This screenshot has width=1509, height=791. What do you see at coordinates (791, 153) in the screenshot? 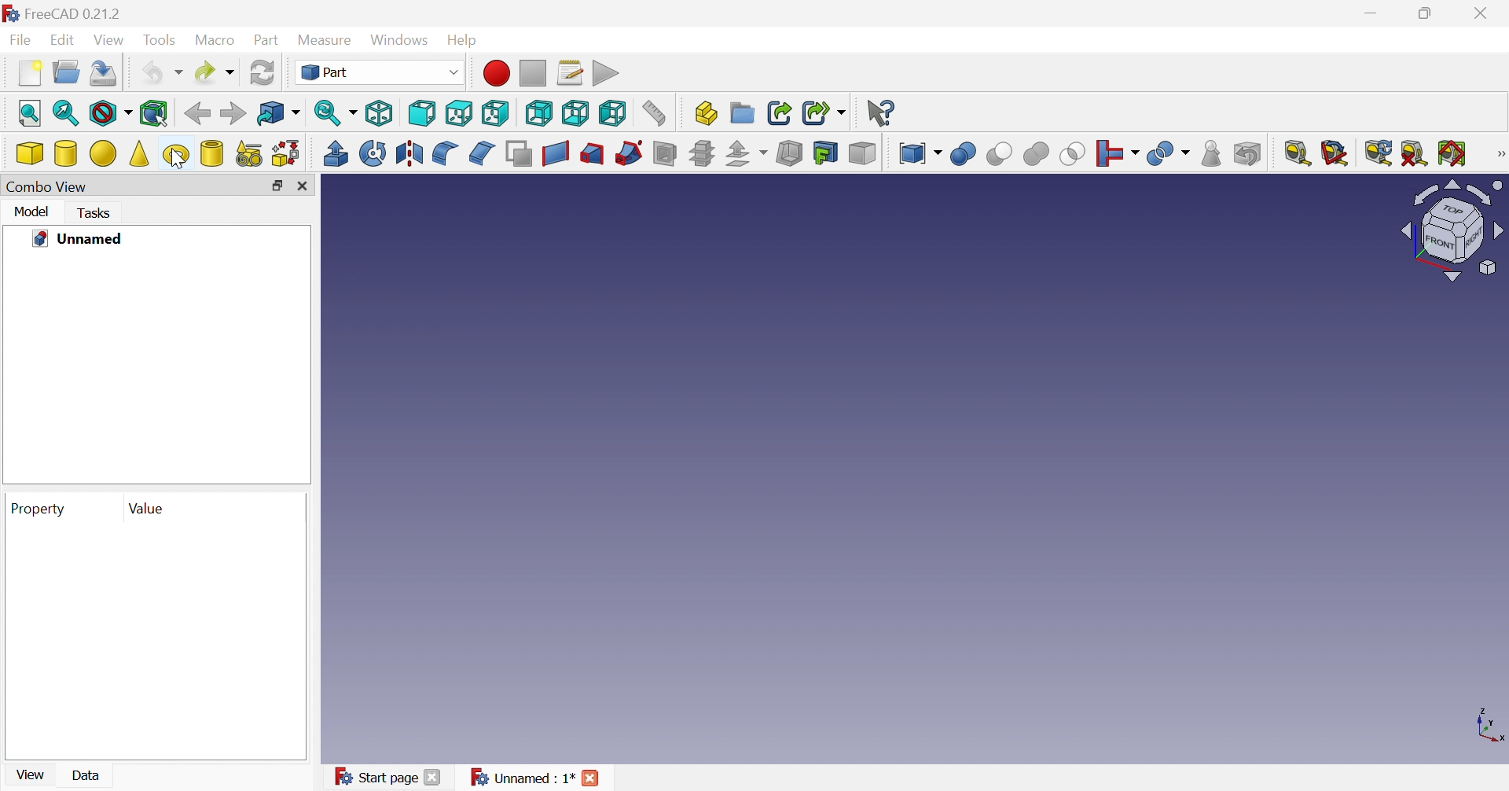
I see `Thickness` at bounding box center [791, 153].